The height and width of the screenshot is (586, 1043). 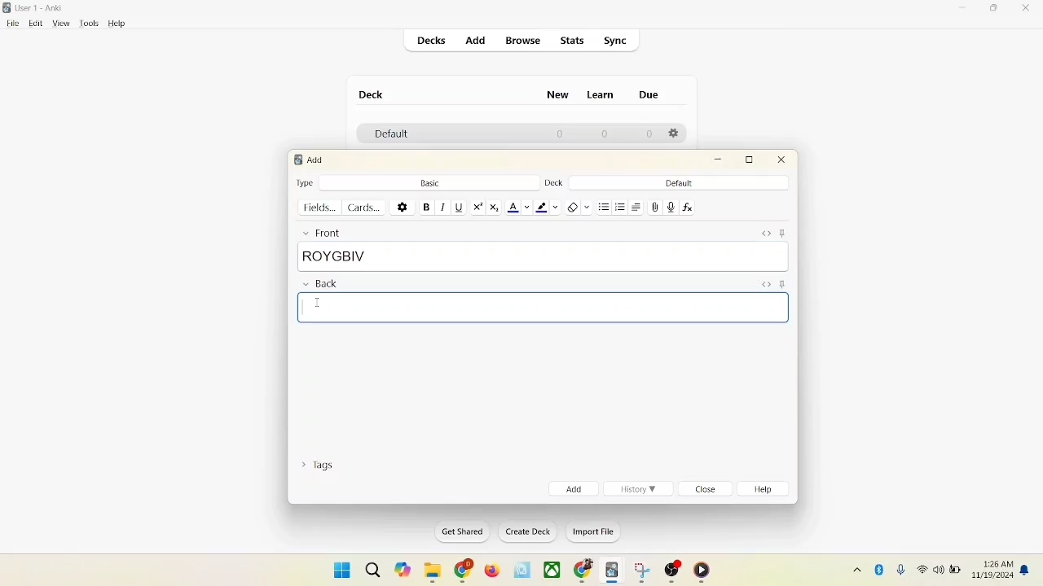 What do you see at coordinates (752, 160) in the screenshot?
I see `maximum` at bounding box center [752, 160].